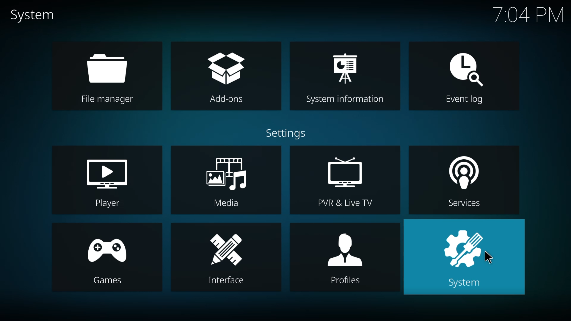 Image resolution: width=571 pixels, height=321 pixels. I want to click on profiles, so click(347, 259).